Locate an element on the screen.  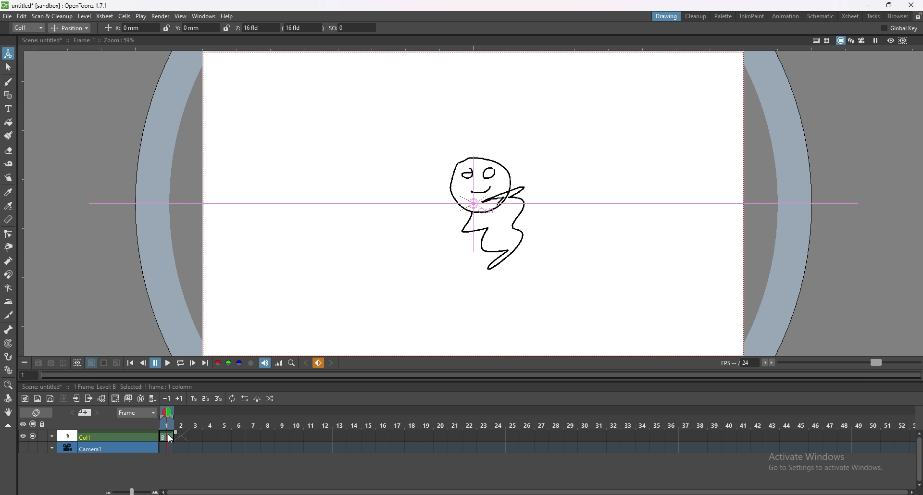
sub camera preview is located at coordinates (904, 41).